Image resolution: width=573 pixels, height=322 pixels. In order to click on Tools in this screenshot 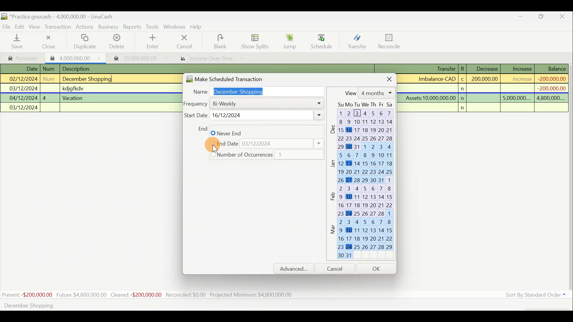, I will do `click(153, 27)`.